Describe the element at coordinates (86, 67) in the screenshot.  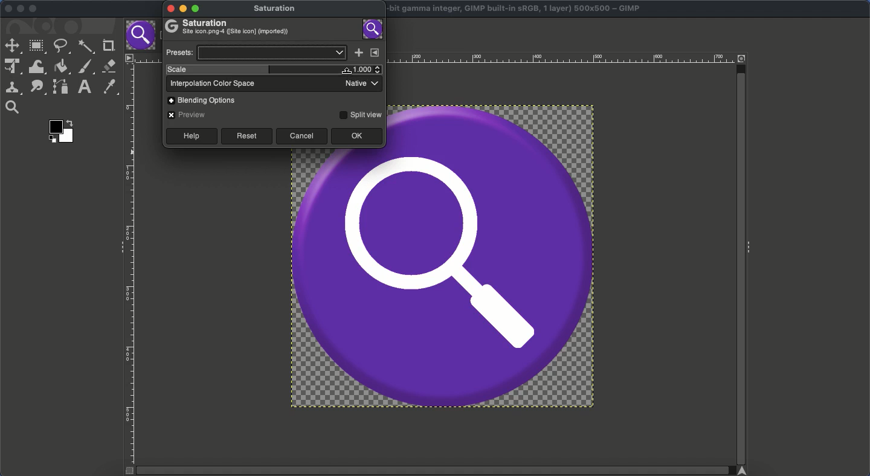
I see `Paint` at that location.